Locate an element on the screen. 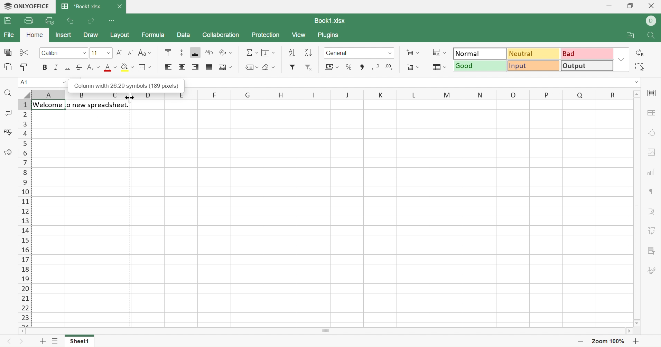  Orientation is located at coordinates (226, 53).